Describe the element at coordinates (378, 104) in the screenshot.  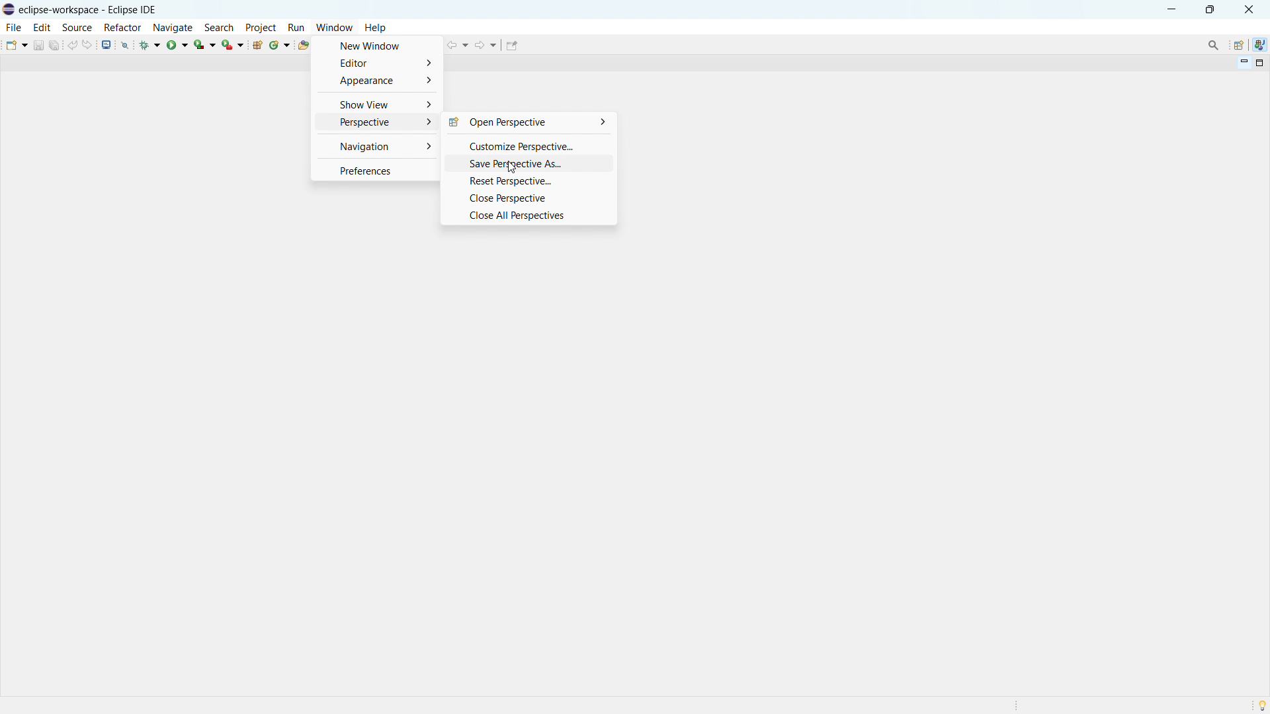
I see `show view` at that location.